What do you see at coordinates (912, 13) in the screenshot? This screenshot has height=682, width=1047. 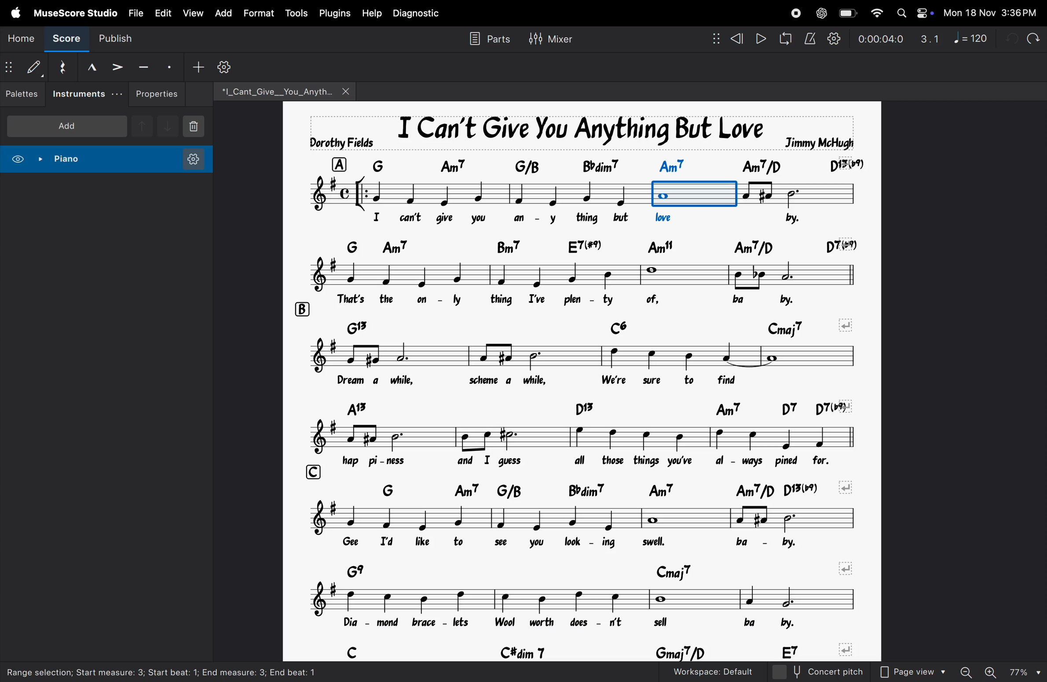 I see `apple widgets` at bounding box center [912, 13].